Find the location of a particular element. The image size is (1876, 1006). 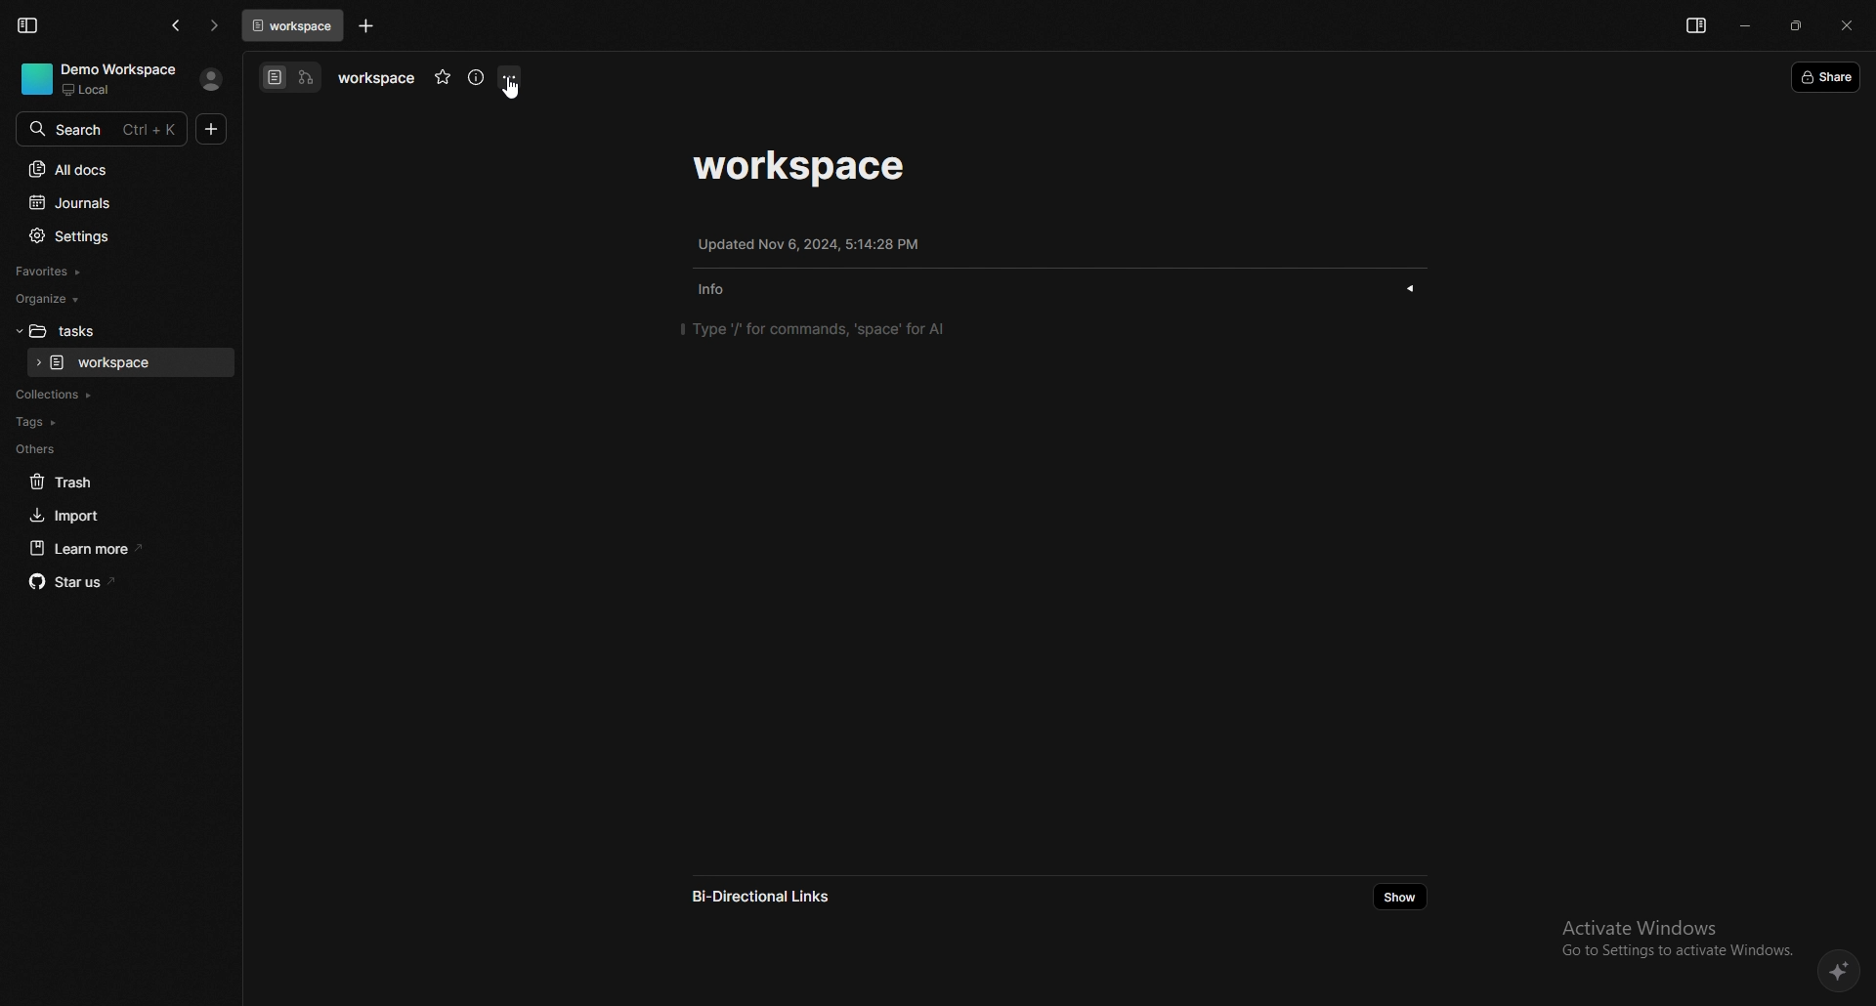

star us is located at coordinates (118, 582).